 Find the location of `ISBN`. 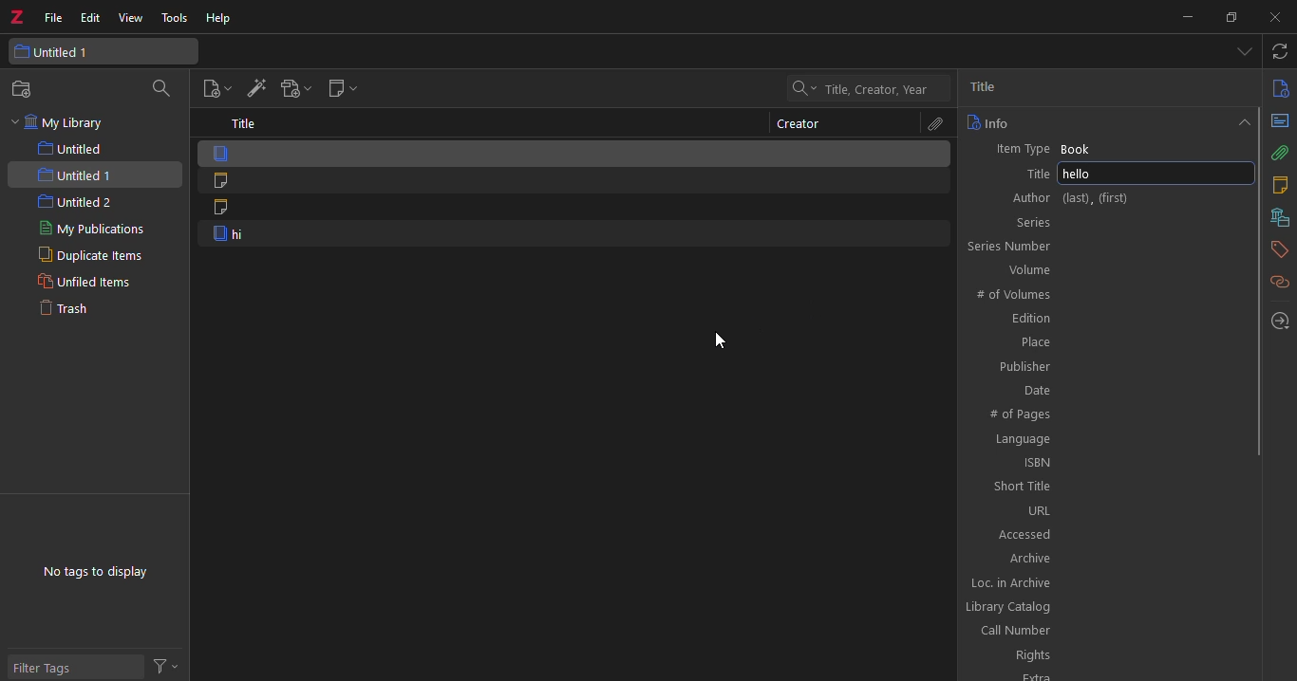

ISBN is located at coordinates (1108, 461).